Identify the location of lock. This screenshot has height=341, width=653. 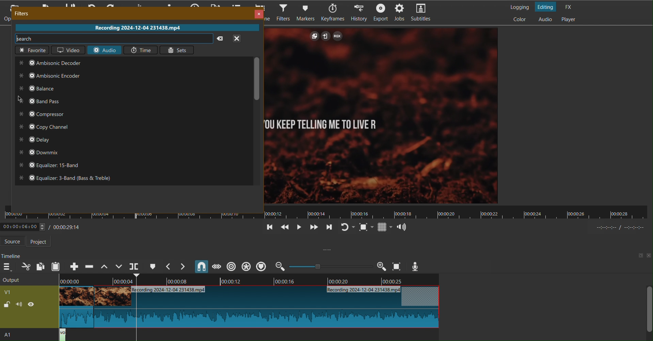
(7, 305).